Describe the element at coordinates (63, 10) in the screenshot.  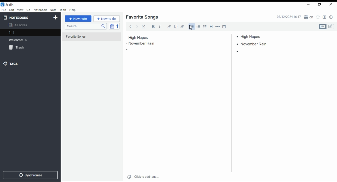
I see `tools` at that location.